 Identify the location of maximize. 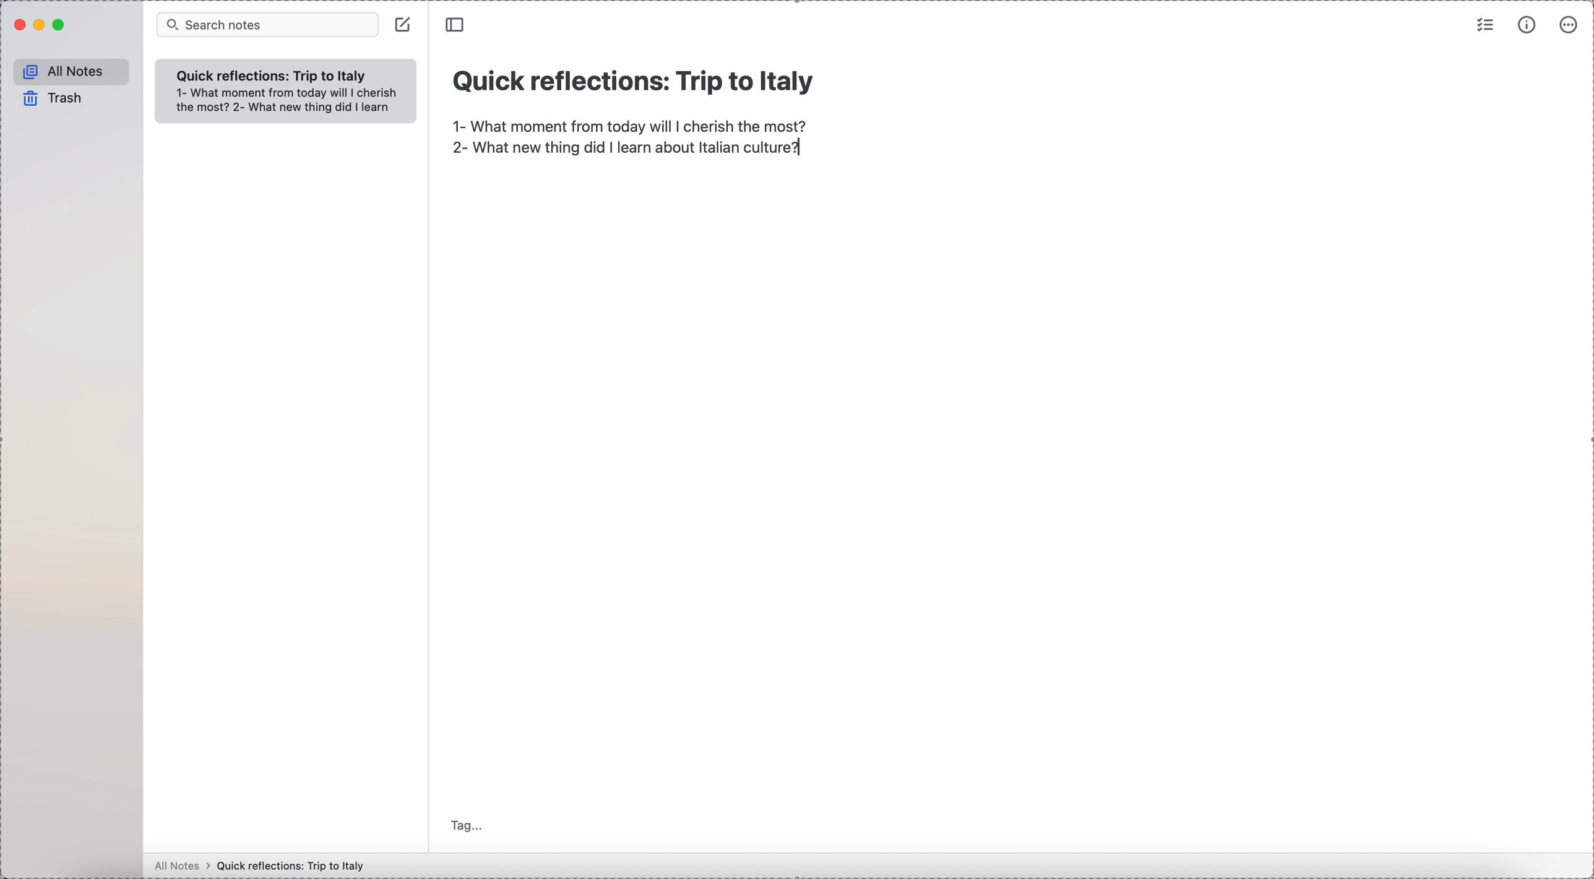
(61, 25).